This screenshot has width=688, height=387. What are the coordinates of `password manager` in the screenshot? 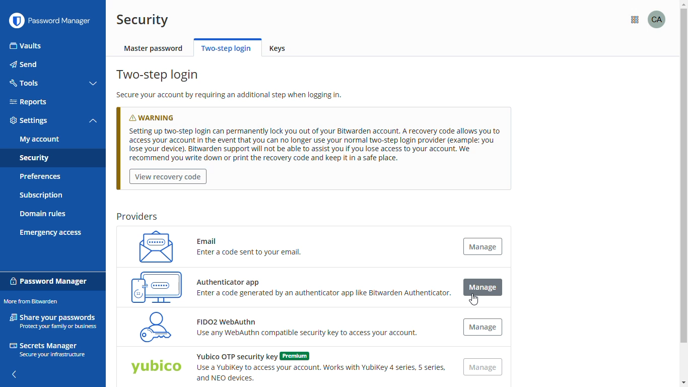 It's located at (63, 21).